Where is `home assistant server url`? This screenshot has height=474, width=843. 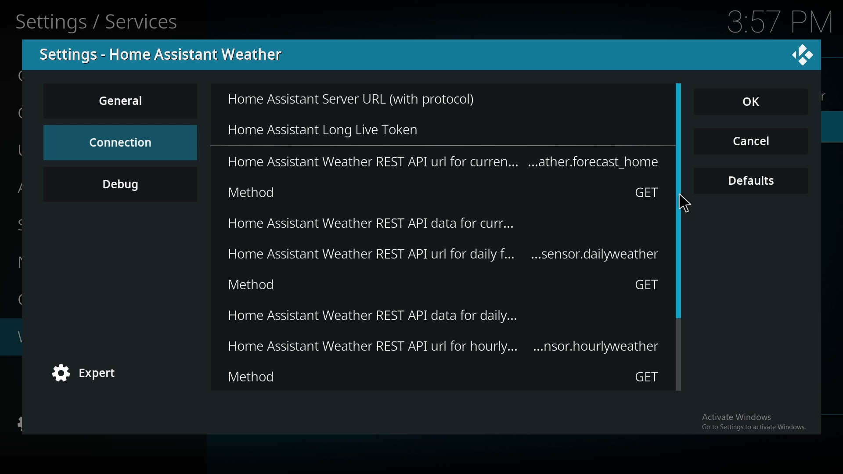 home assistant server url is located at coordinates (373, 100).